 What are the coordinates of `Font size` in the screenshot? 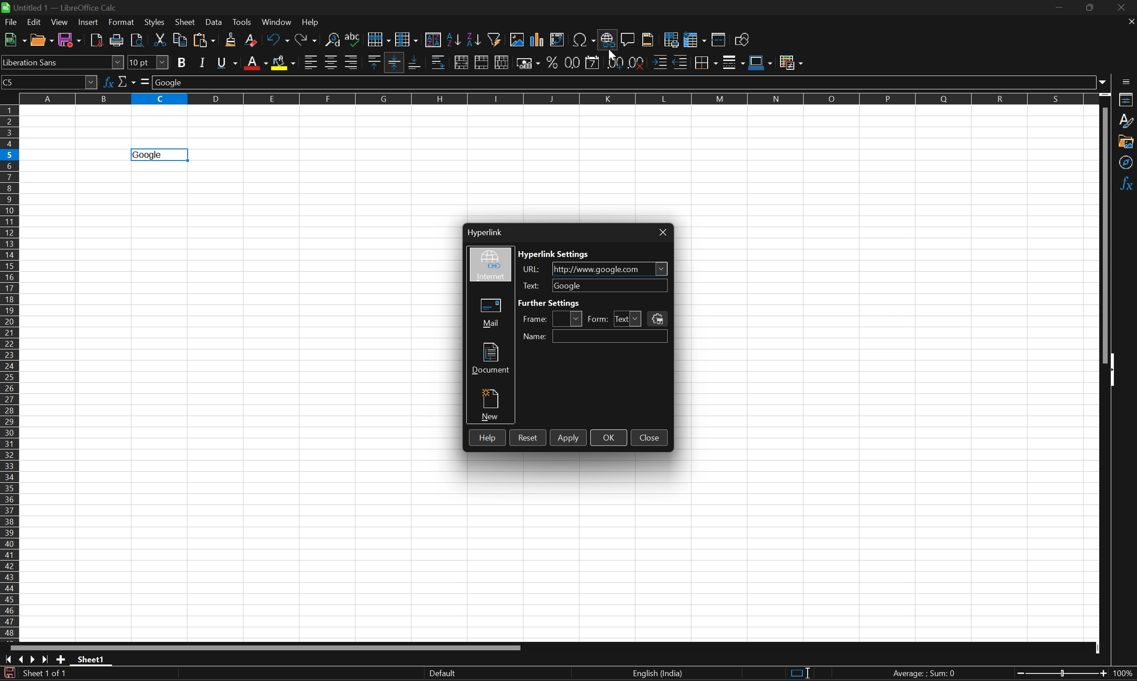 It's located at (149, 61).